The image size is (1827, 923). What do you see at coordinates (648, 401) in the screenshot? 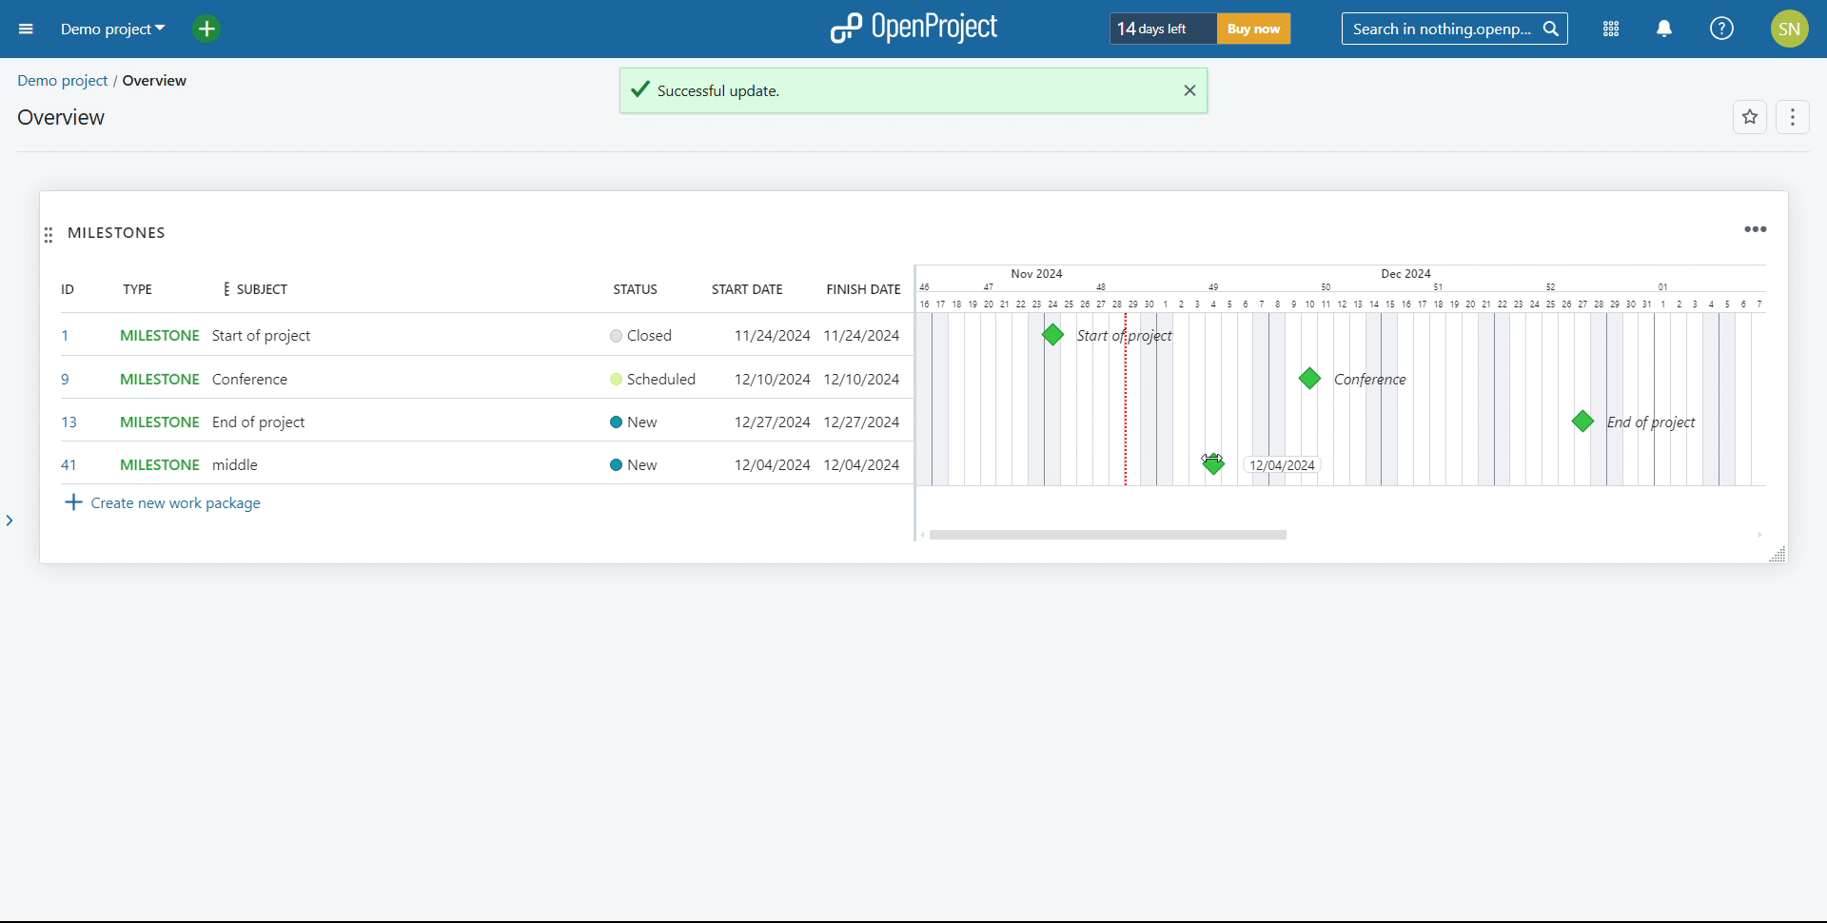
I see `set status` at bounding box center [648, 401].